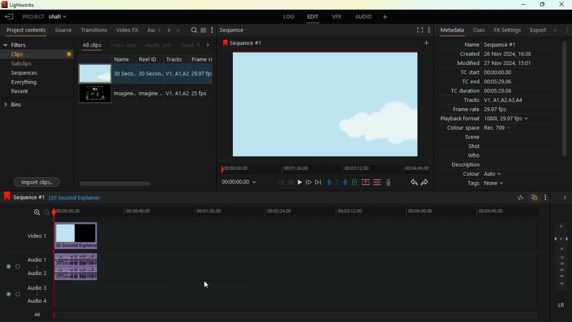 The height and width of the screenshot is (322, 572). What do you see at coordinates (497, 63) in the screenshot?
I see `modified 27 nov 2024, 15:01` at bounding box center [497, 63].